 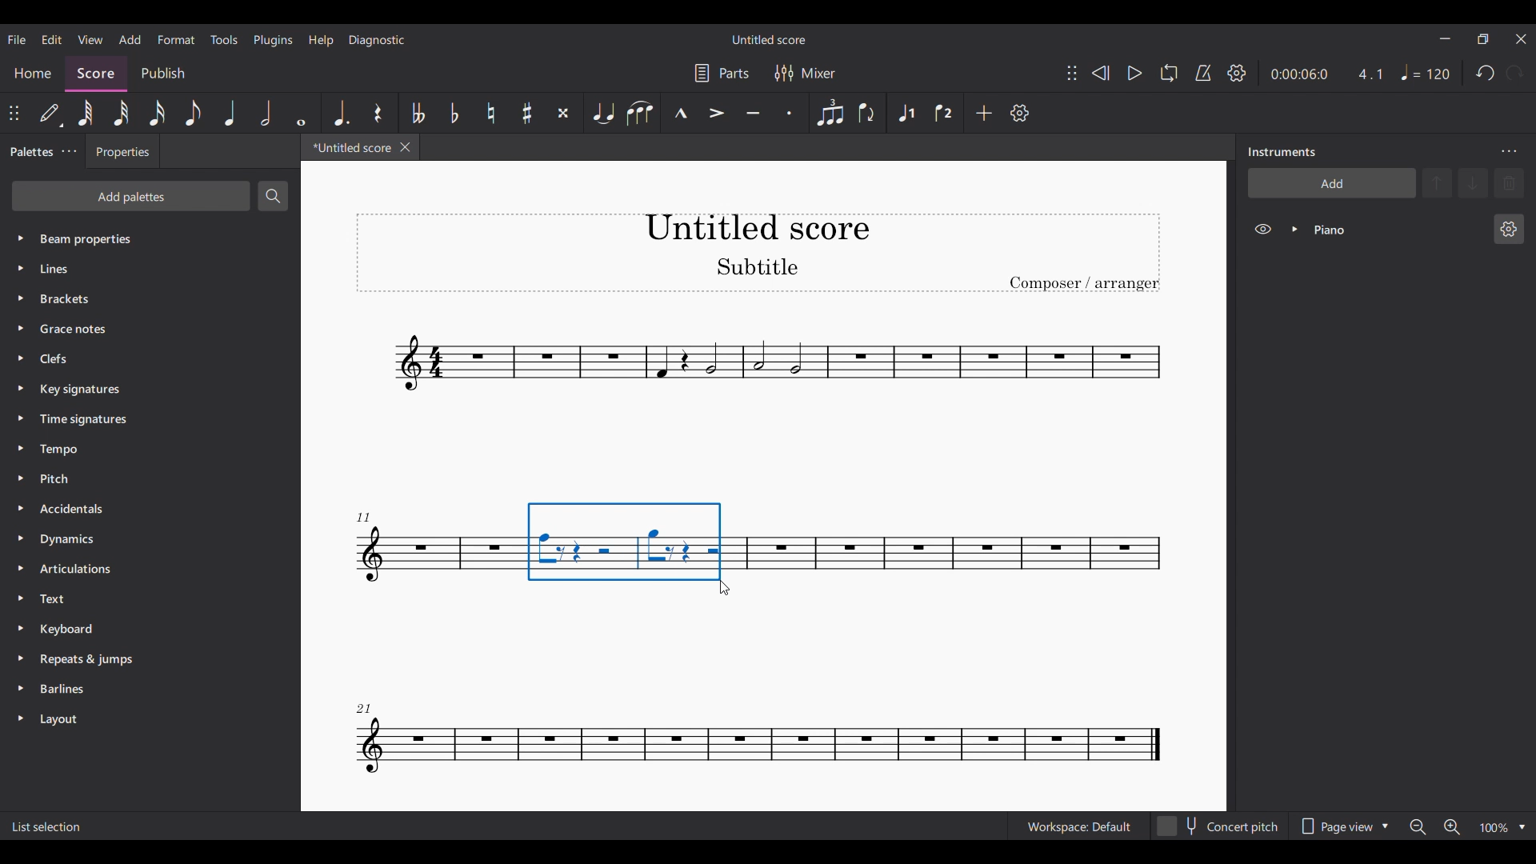 I want to click on Minimize, so click(x=1446, y=38).